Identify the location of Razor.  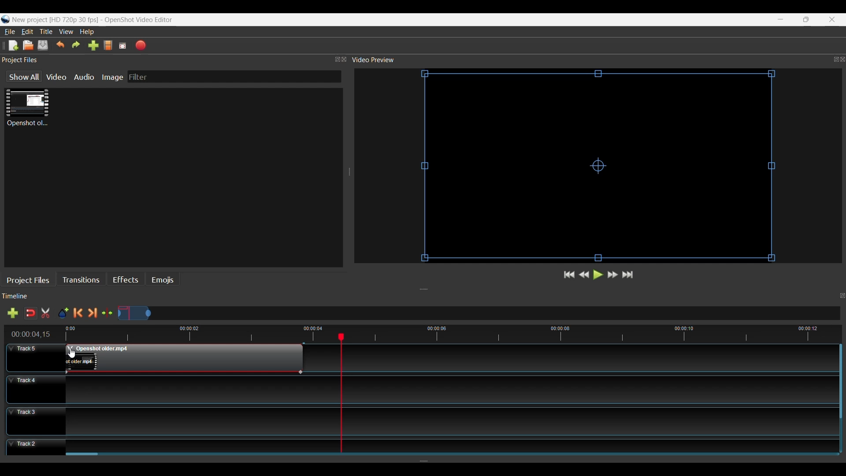
(47, 314).